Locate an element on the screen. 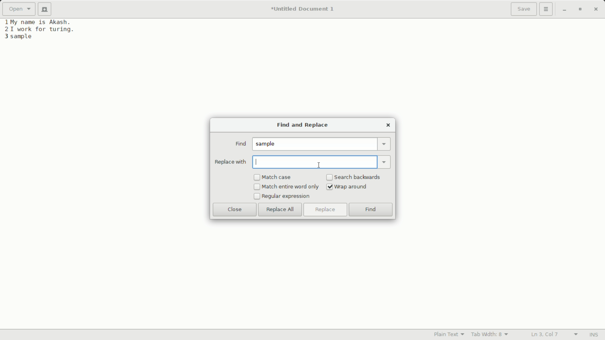  lines and columns is located at coordinates (553, 335).